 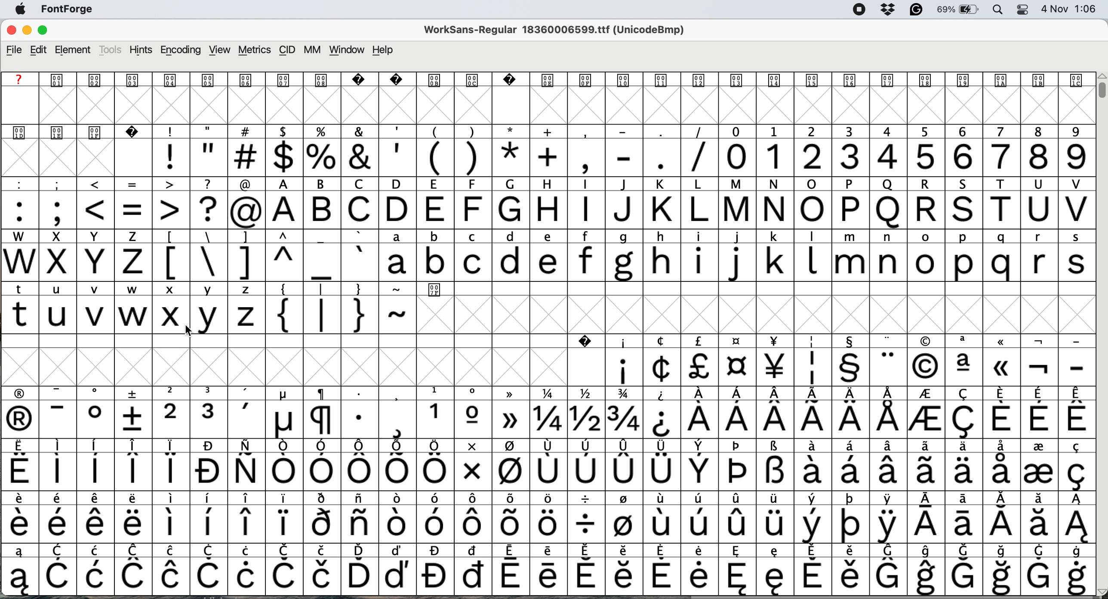 What do you see at coordinates (26, 31) in the screenshot?
I see `minimise` at bounding box center [26, 31].